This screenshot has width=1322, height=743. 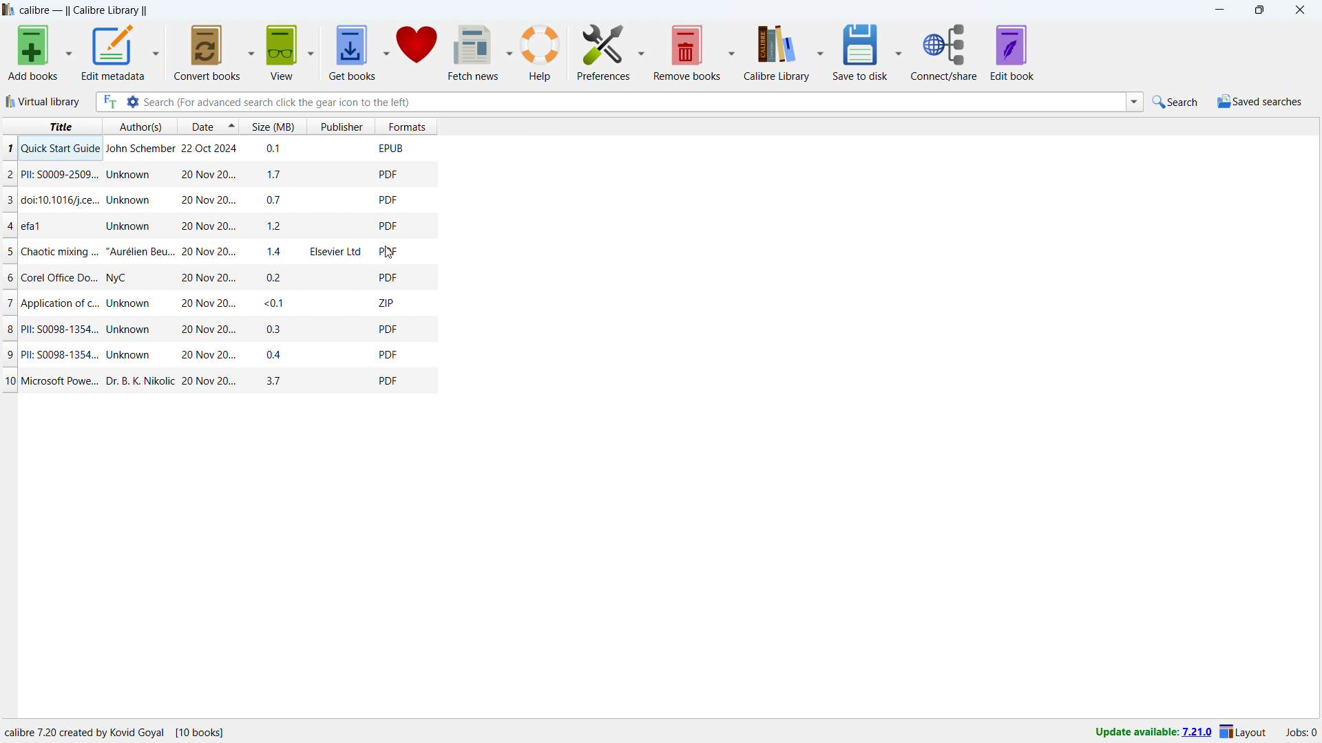 What do you see at coordinates (43, 101) in the screenshot?
I see `virtual library` at bounding box center [43, 101].